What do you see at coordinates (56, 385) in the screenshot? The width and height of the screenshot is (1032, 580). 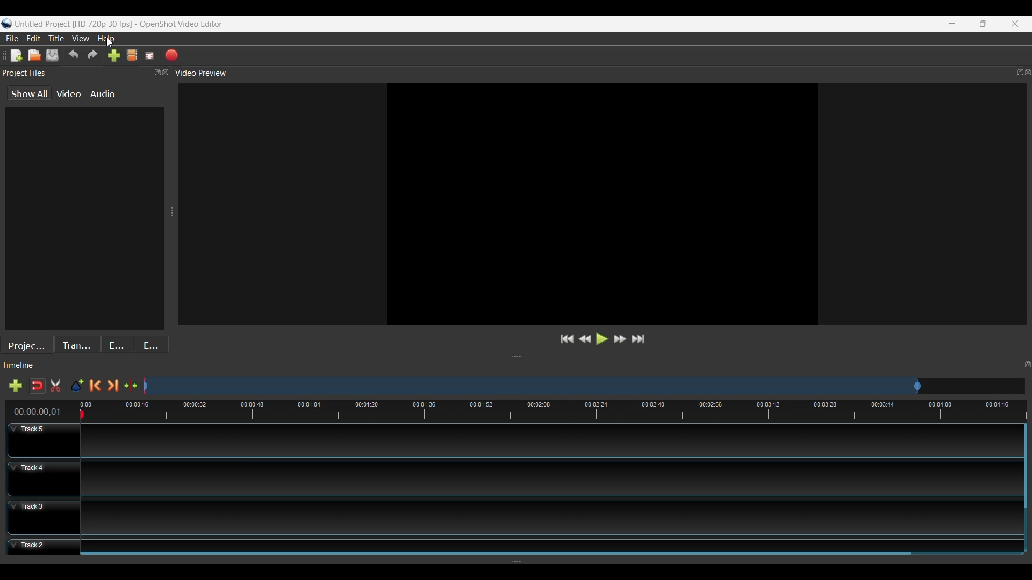 I see `Razor` at bounding box center [56, 385].